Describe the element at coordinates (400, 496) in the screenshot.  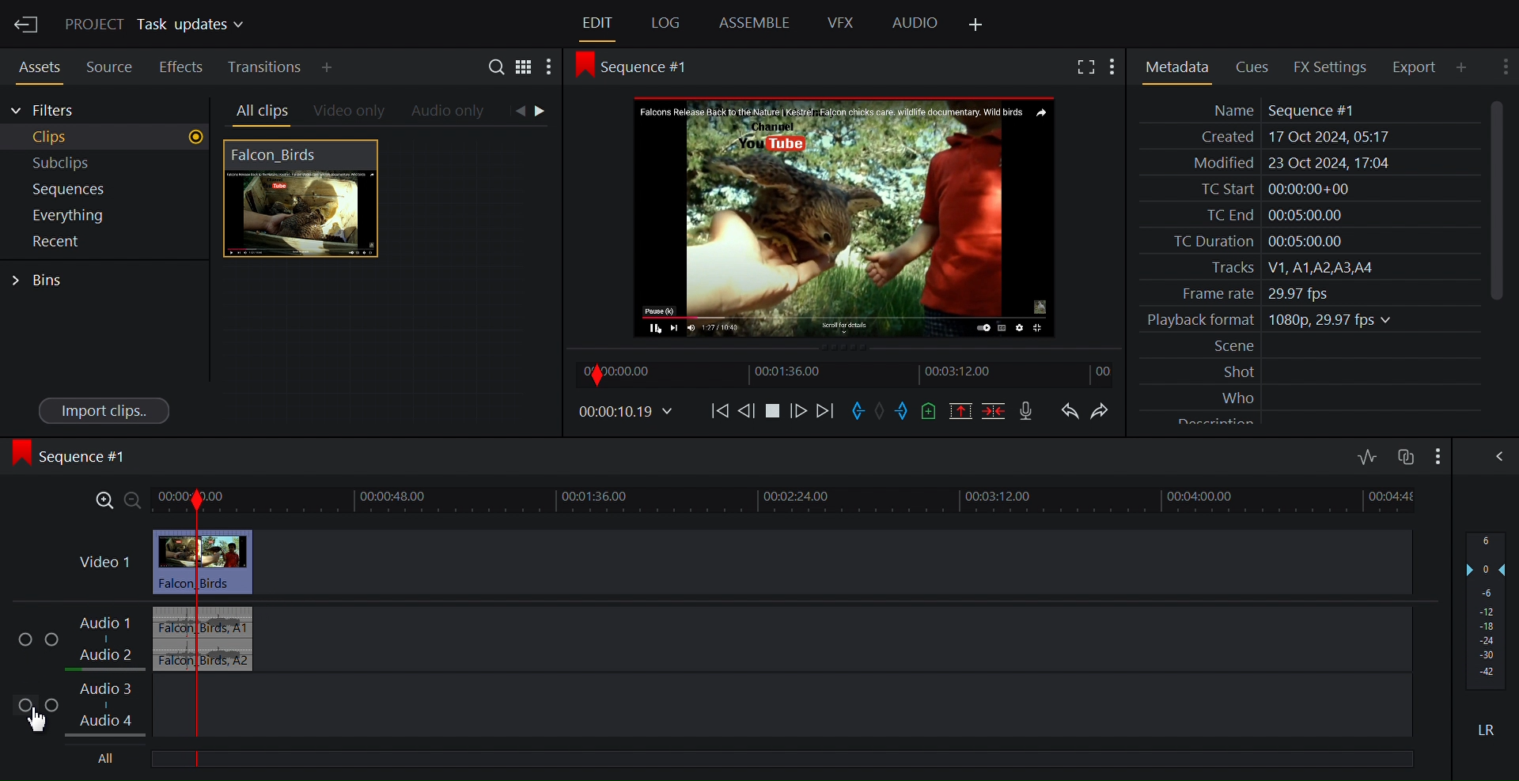
I see `| 00:00:48.00` at that location.